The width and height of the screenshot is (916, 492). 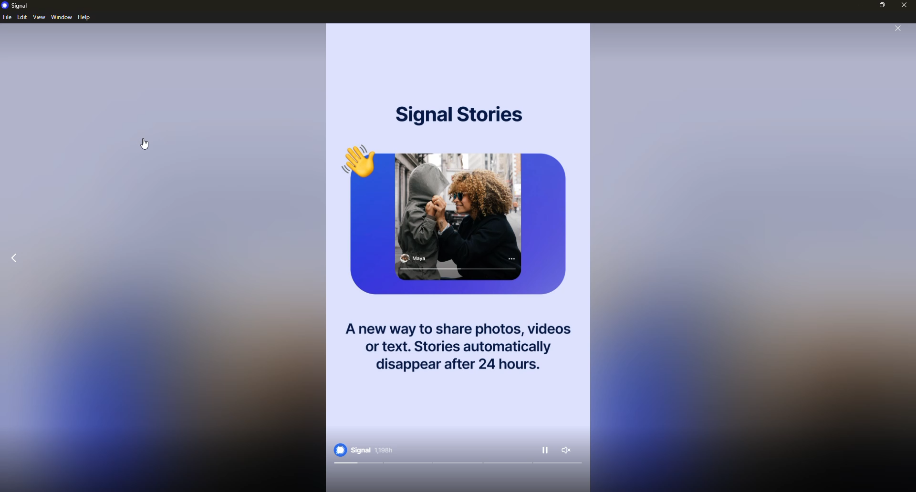 What do you see at coordinates (22, 17) in the screenshot?
I see `edit` at bounding box center [22, 17].